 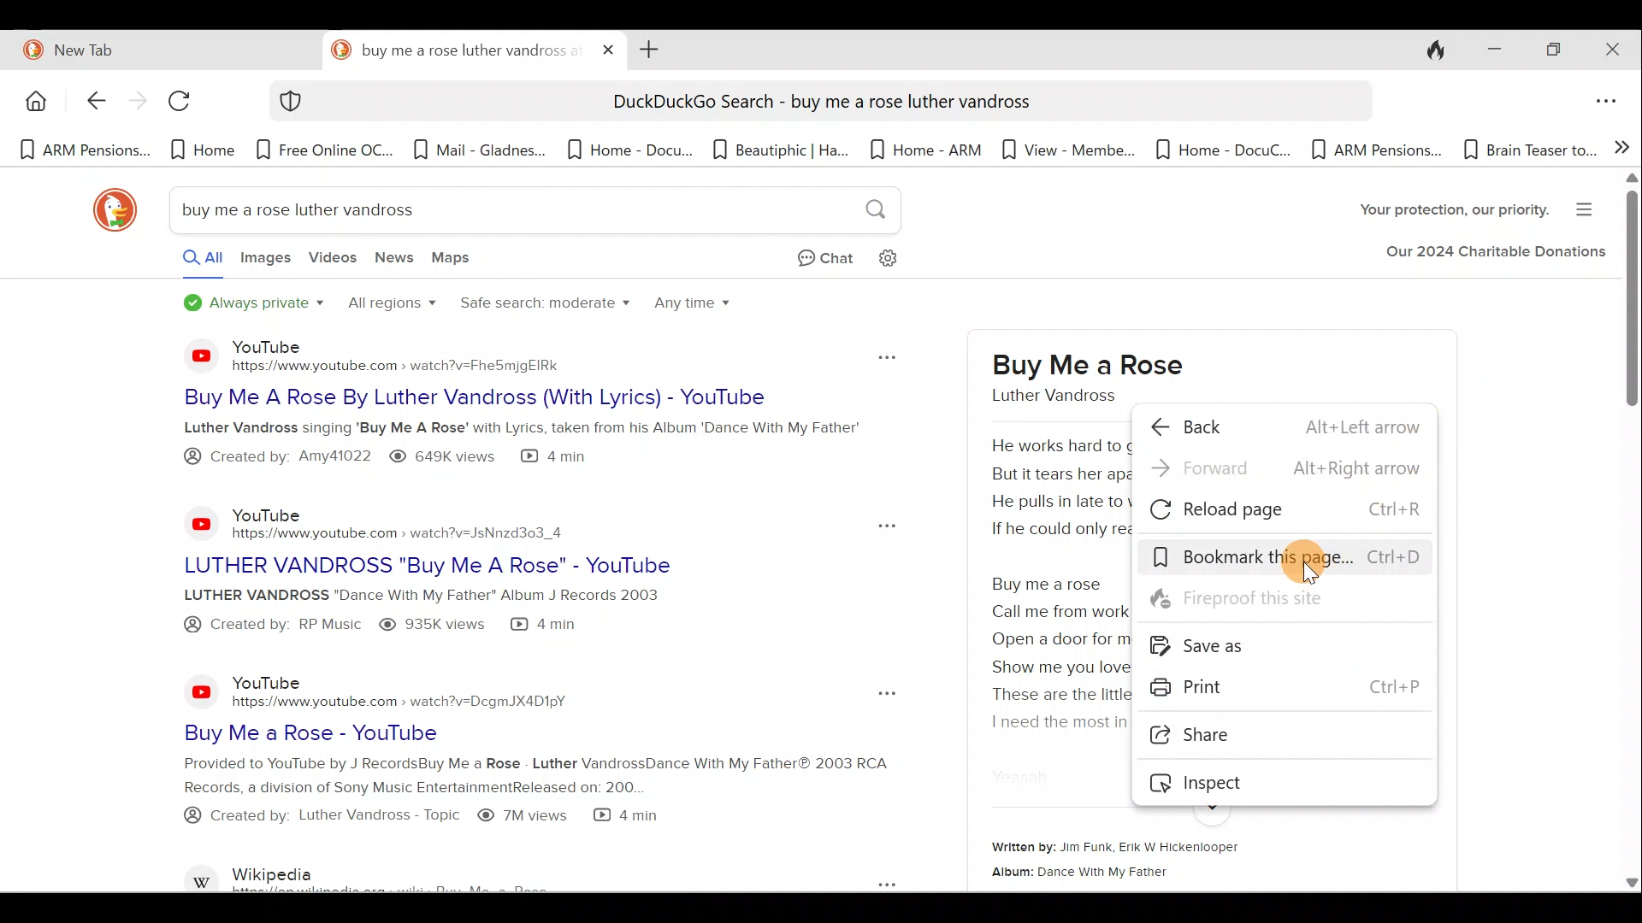 I want to click on Pop out, so click(x=882, y=694).